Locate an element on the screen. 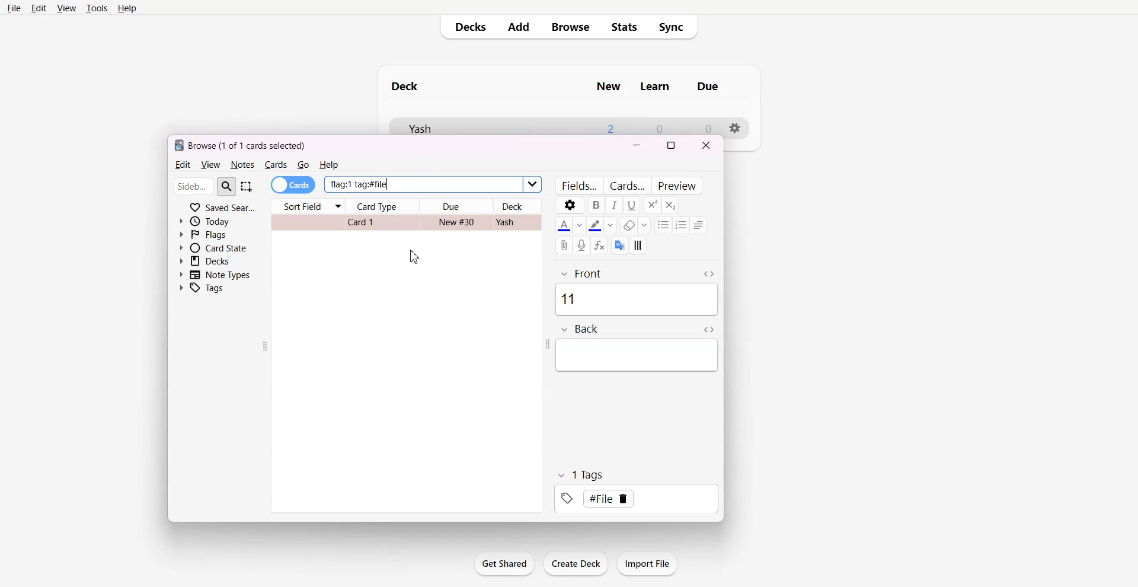 The image size is (1138, 587). Google Search is located at coordinates (620, 245).